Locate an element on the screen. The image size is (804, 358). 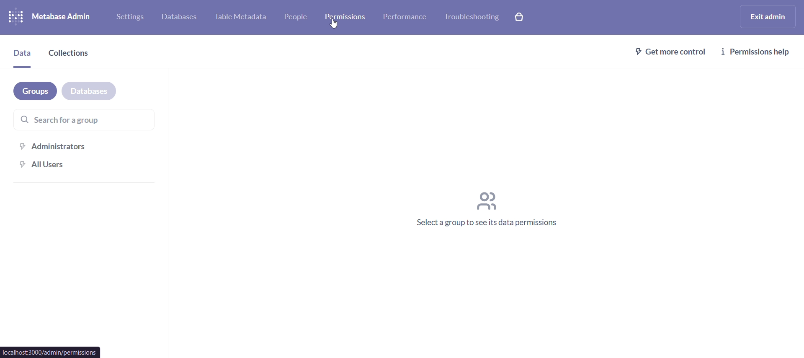
explore paid features is located at coordinates (521, 18).